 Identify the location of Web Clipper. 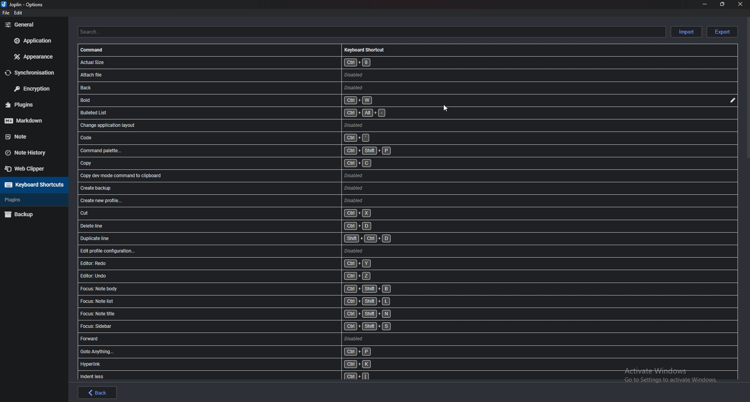
(33, 169).